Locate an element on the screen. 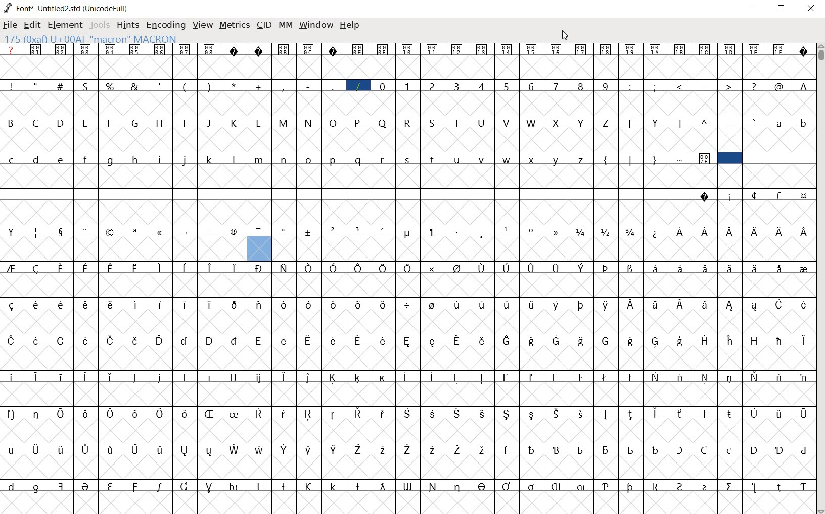  9 is located at coordinates (607, 86).